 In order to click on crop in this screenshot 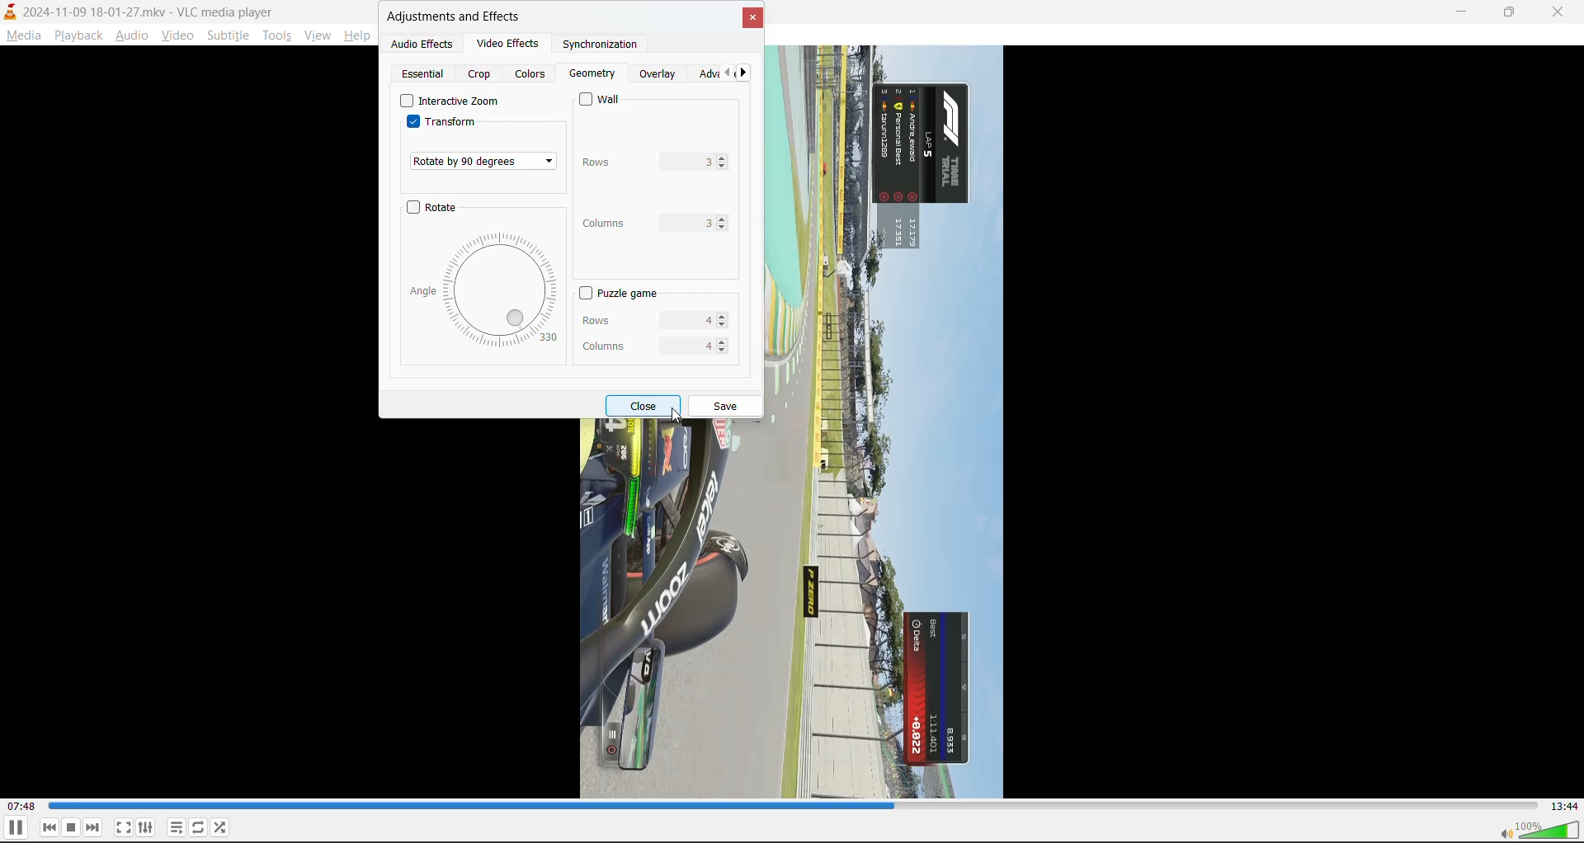, I will do `click(482, 74)`.